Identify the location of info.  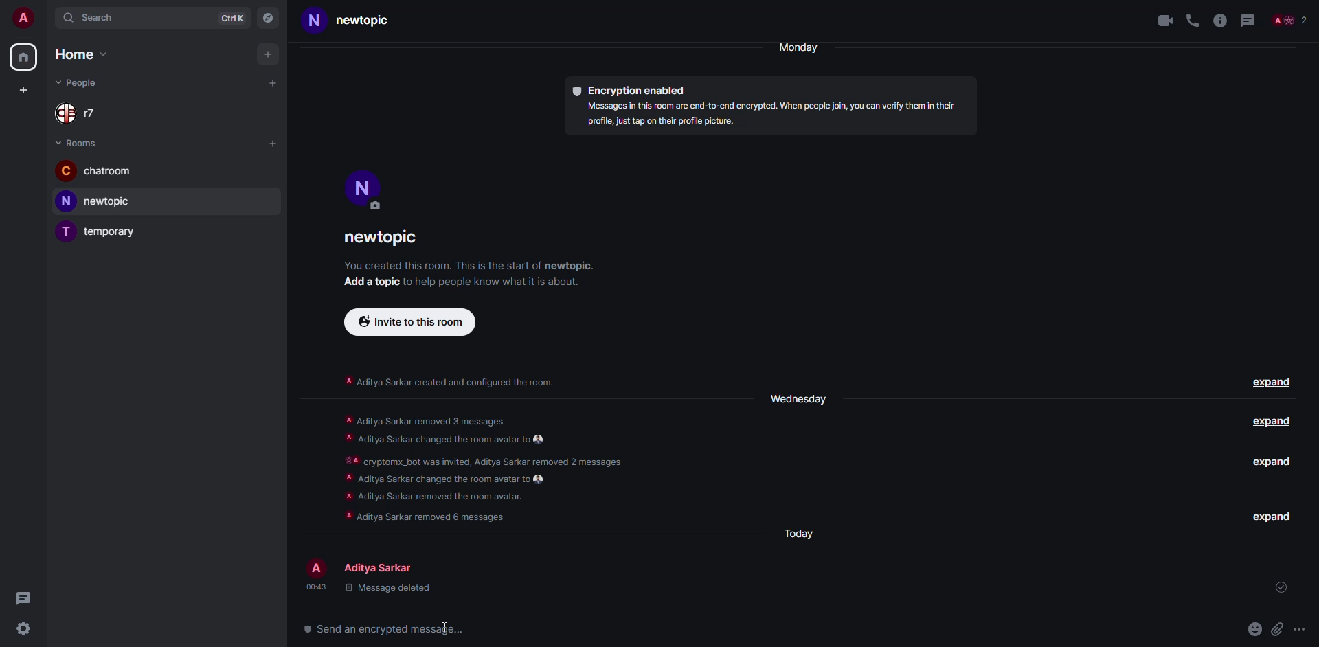
(775, 115).